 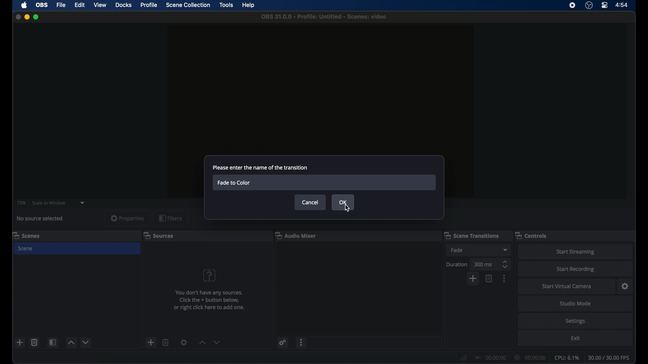 I want to click on ok, so click(x=344, y=201).